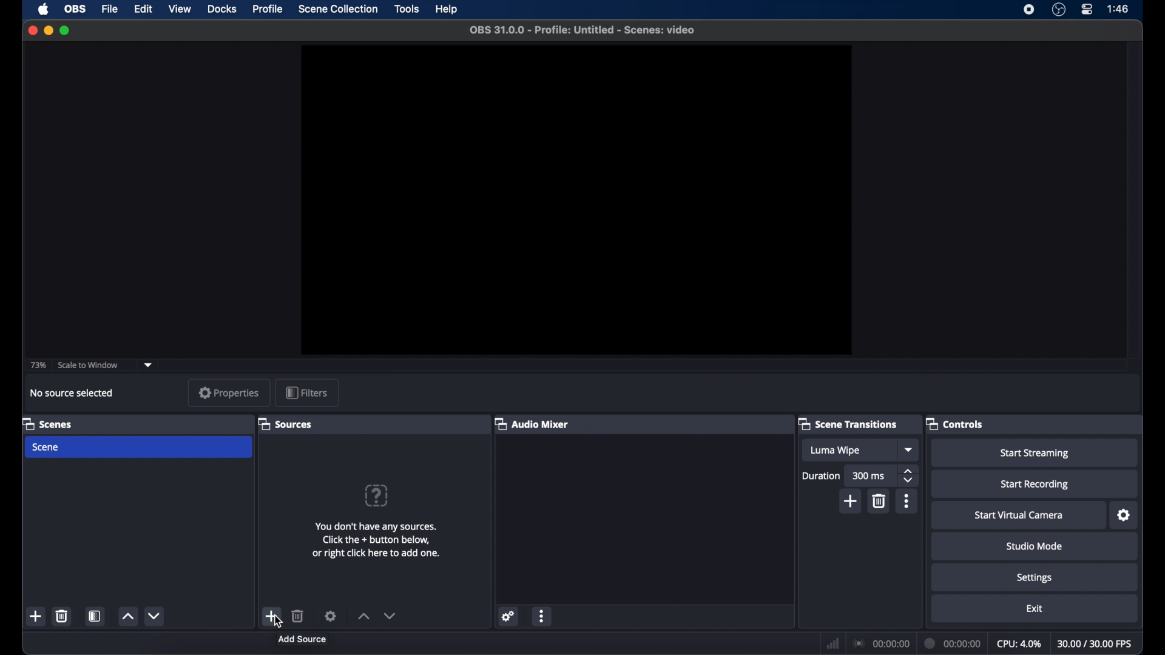 The image size is (1165, 655). Describe the element at coordinates (36, 616) in the screenshot. I see `add` at that location.